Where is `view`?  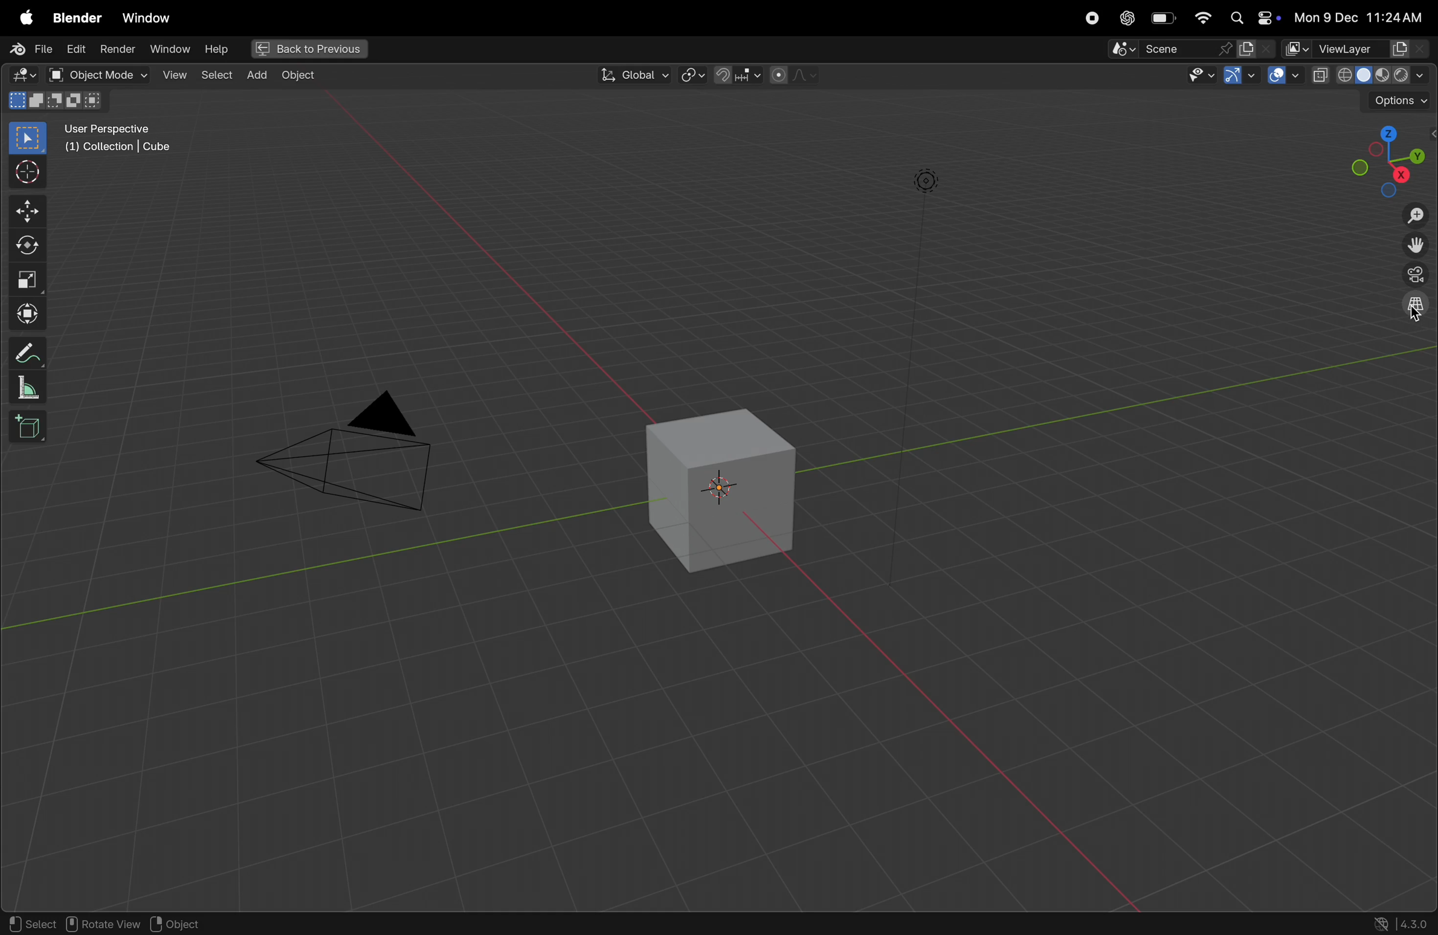
view is located at coordinates (171, 74).